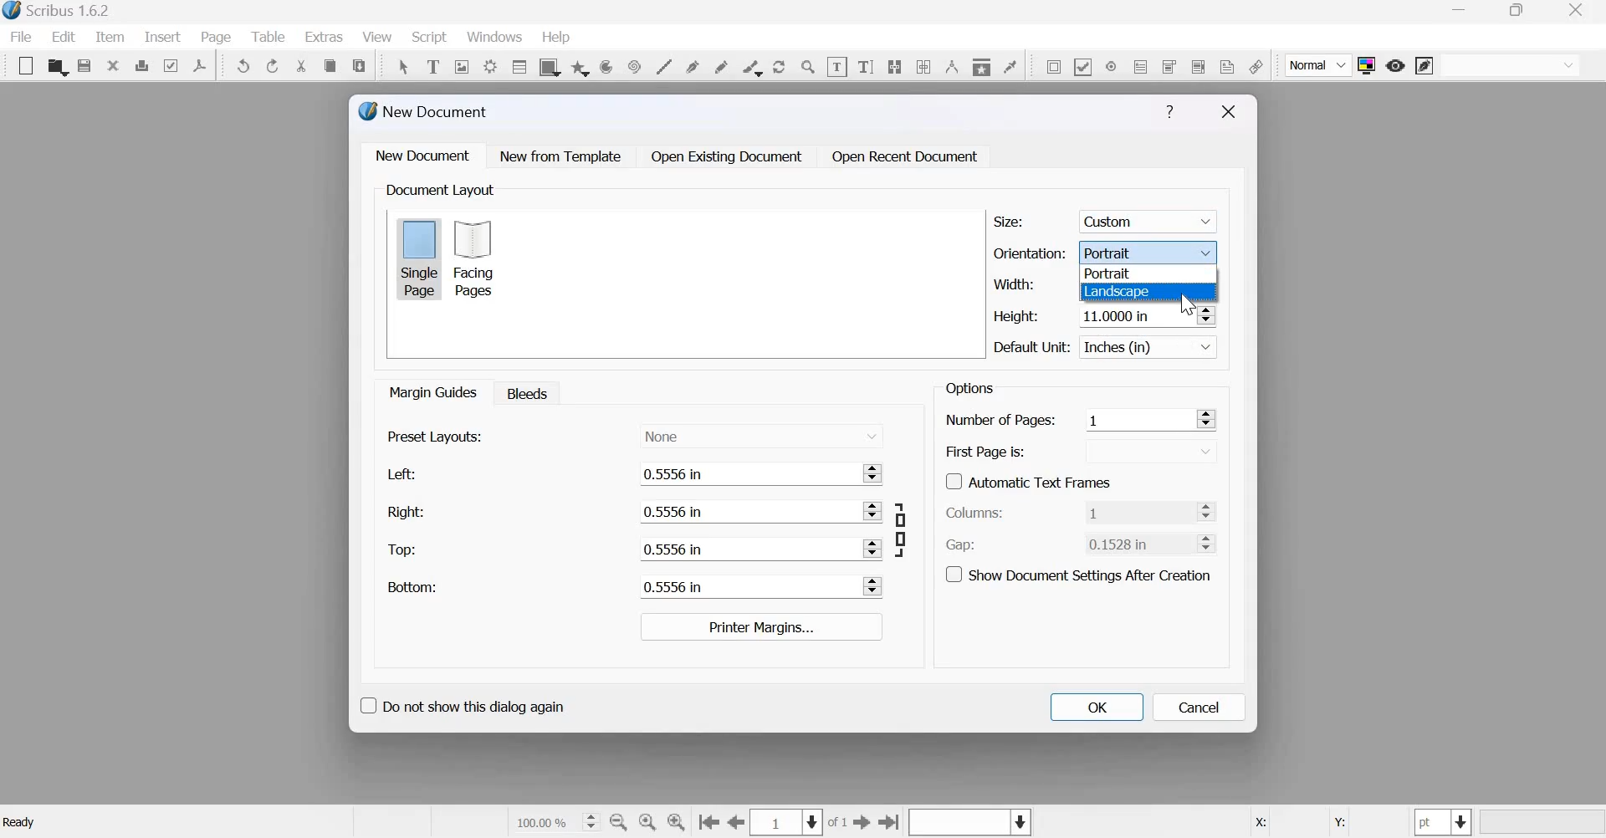 The image size is (1606, 838). Describe the element at coordinates (438, 190) in the screenshot. I see `Document Layout` at that location.